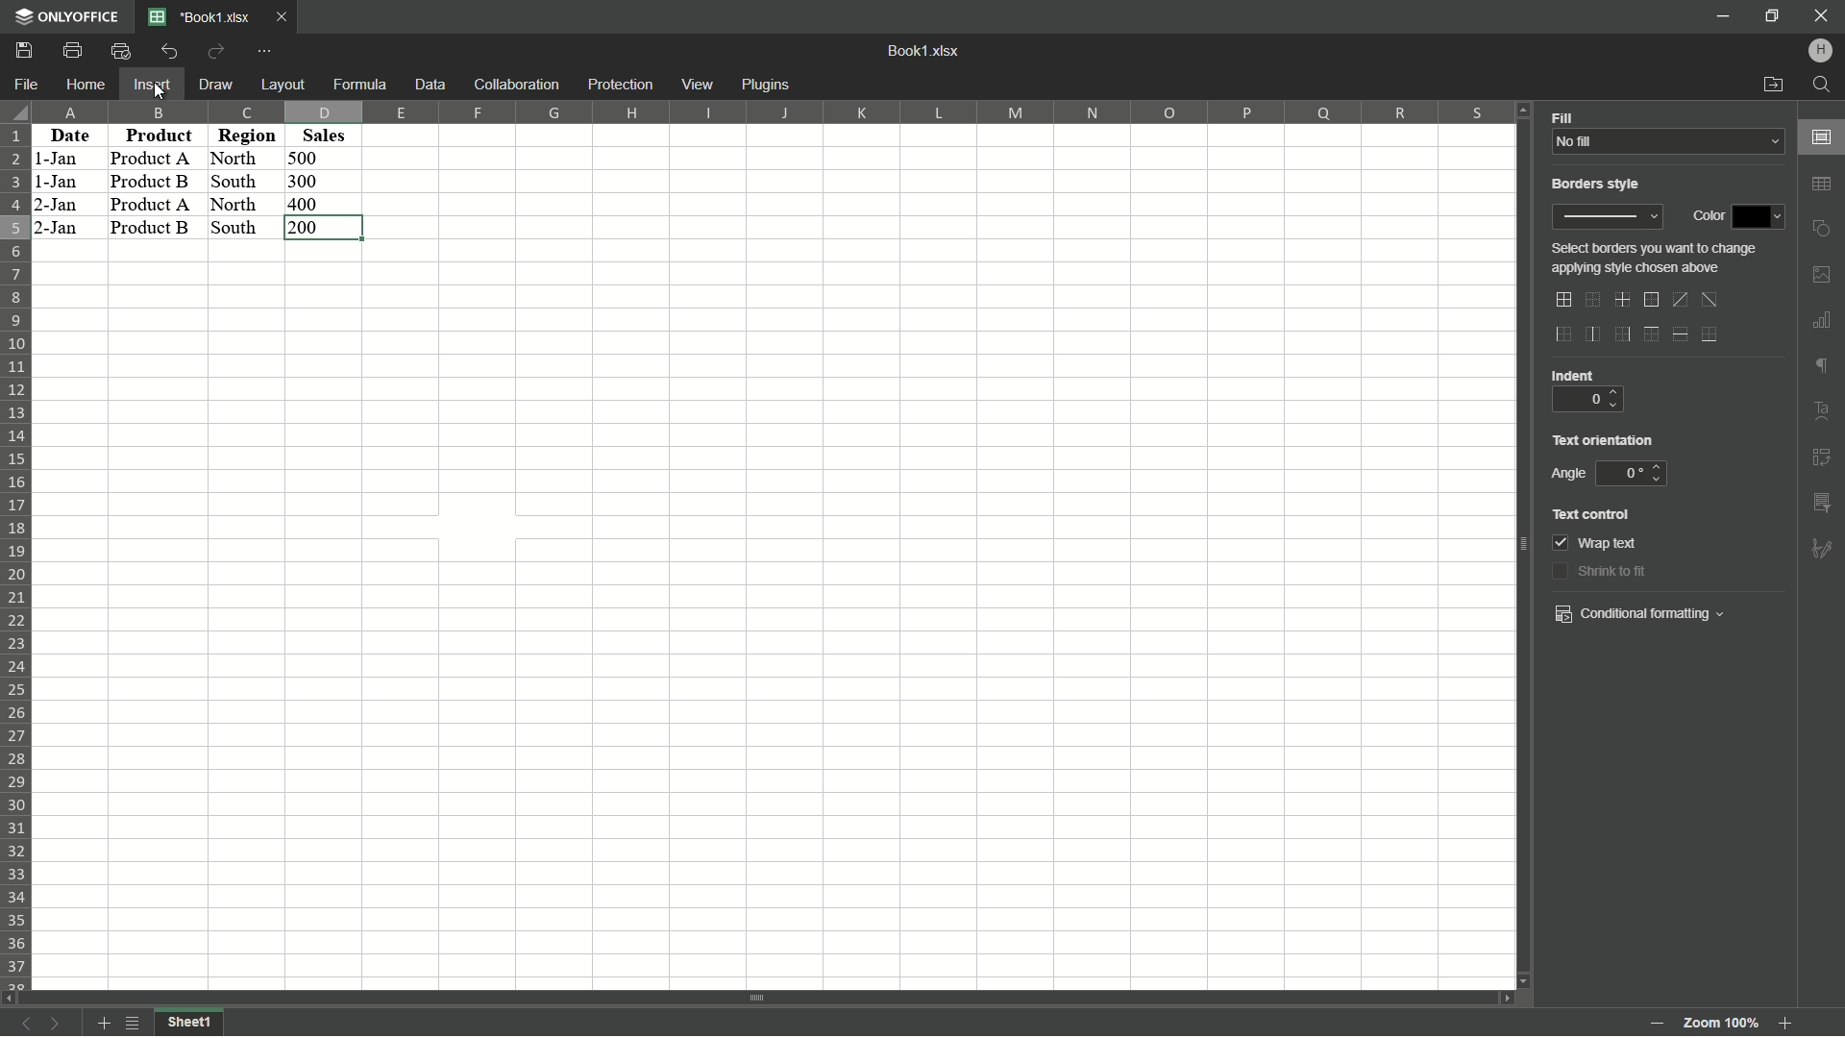 Image resolution: width=1845 pixels, height=1038 pixels. Describe the element at coordinates (1823, 458) in the screenshot. I see `insert pivot table` at that location.